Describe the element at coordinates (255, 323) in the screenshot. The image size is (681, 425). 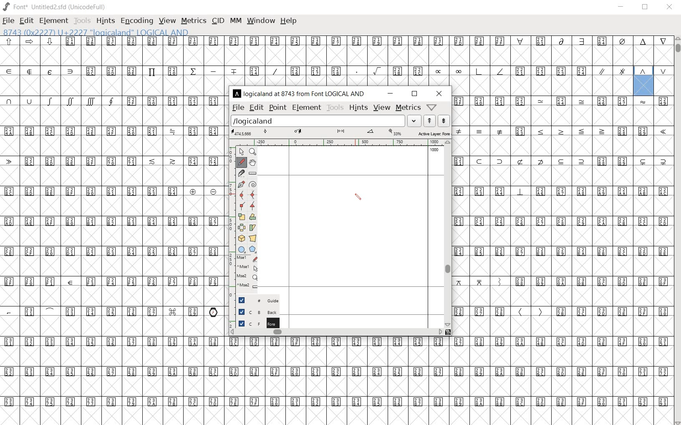
I see `foreground` at that location.